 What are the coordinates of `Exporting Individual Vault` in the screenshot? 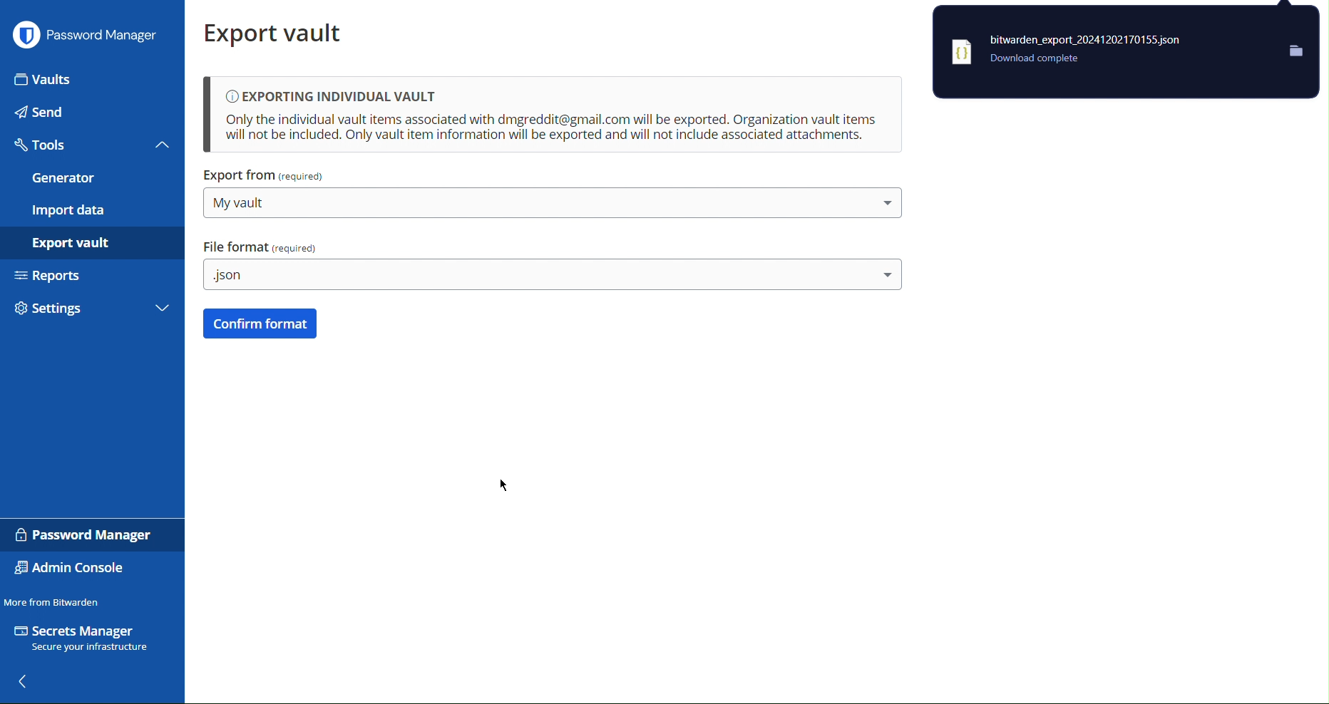 It's located at (555, 116).